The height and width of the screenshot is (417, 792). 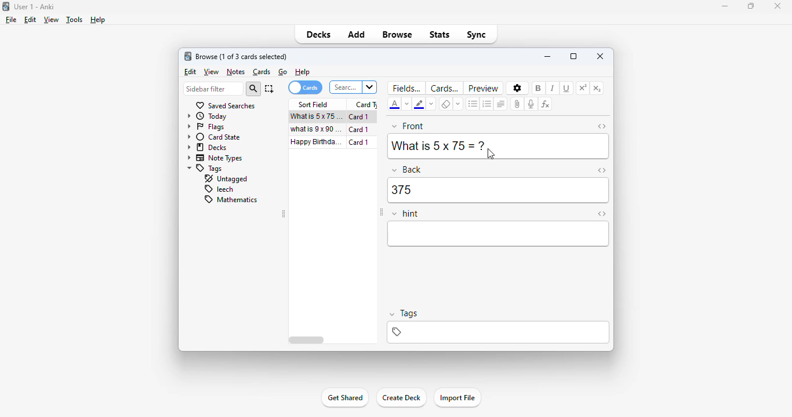 What do you see at coordinates (398, 34) in the screenshot?
I see `browse` at bounding box center [398, 34].